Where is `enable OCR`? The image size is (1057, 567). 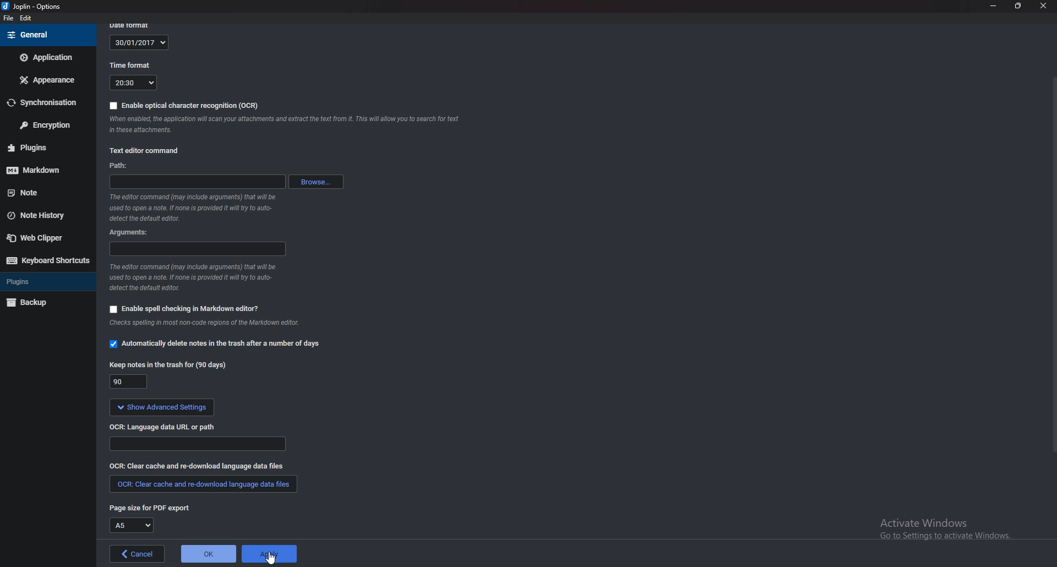 enable OCR is located at coordinates (186, 106).